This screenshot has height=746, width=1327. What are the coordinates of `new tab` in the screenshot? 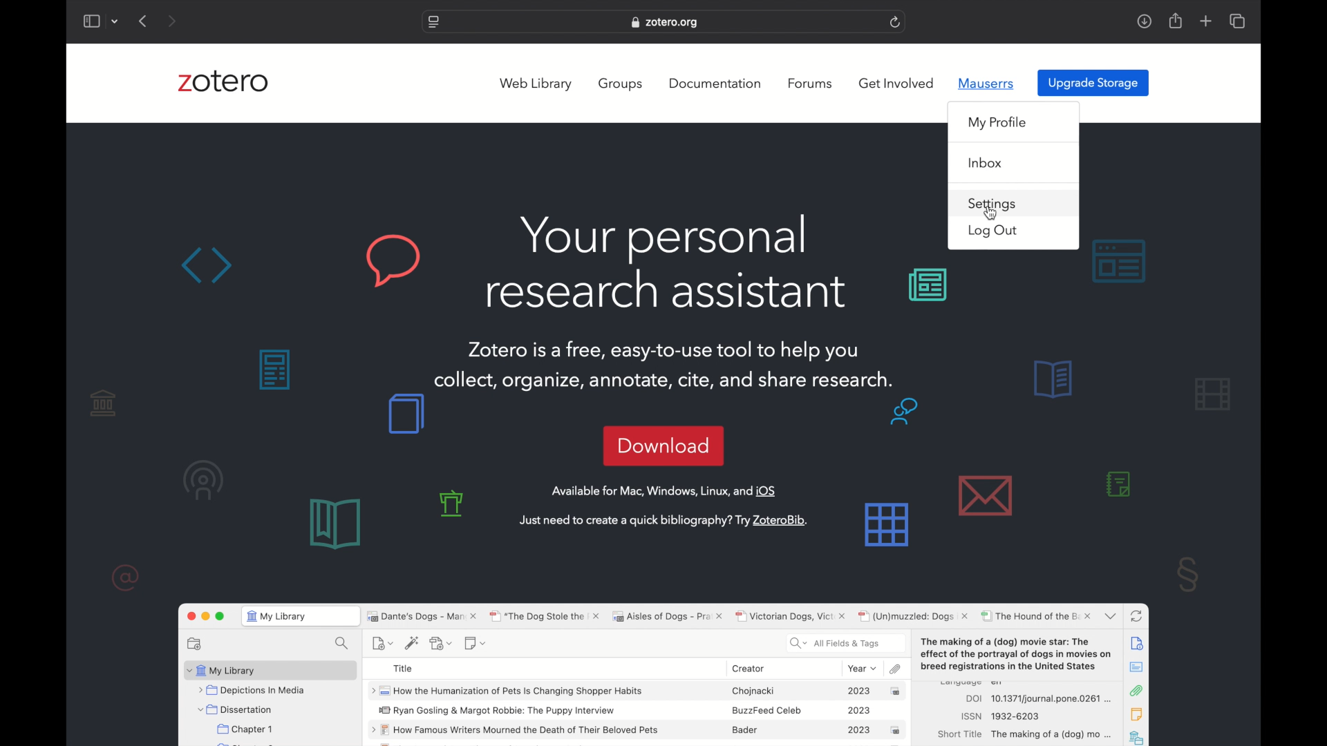 It's located at (1206, 21).